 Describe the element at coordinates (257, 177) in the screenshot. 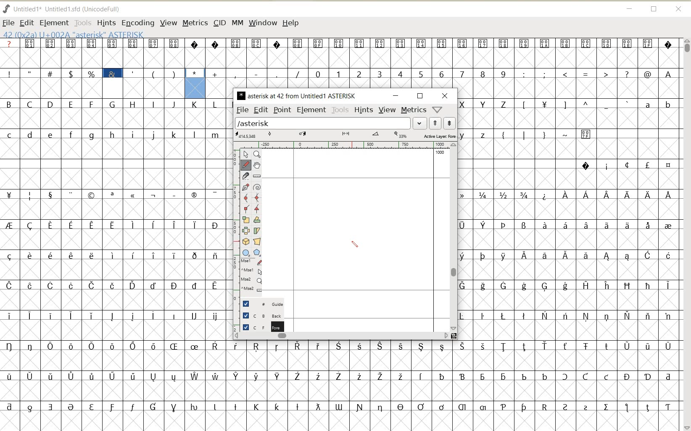

I see `measure distance, angle between points` at that location.